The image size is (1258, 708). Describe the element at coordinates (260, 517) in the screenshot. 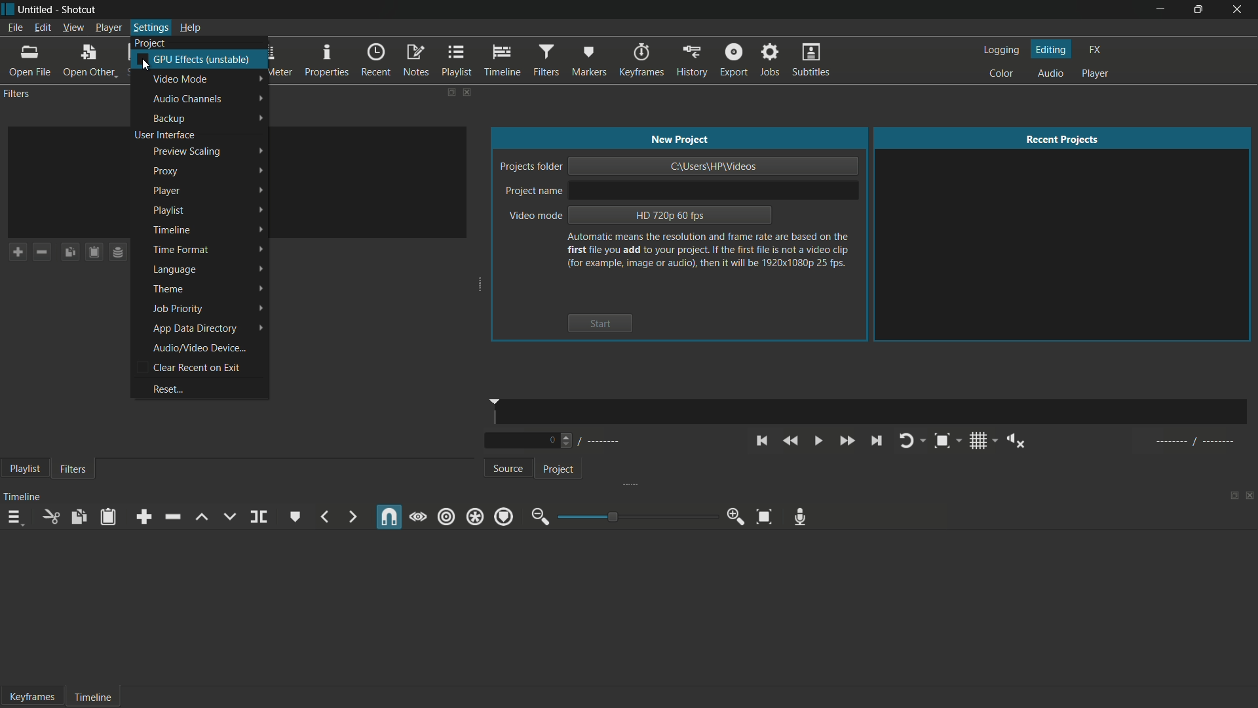

I see `split at playhead` at that location.